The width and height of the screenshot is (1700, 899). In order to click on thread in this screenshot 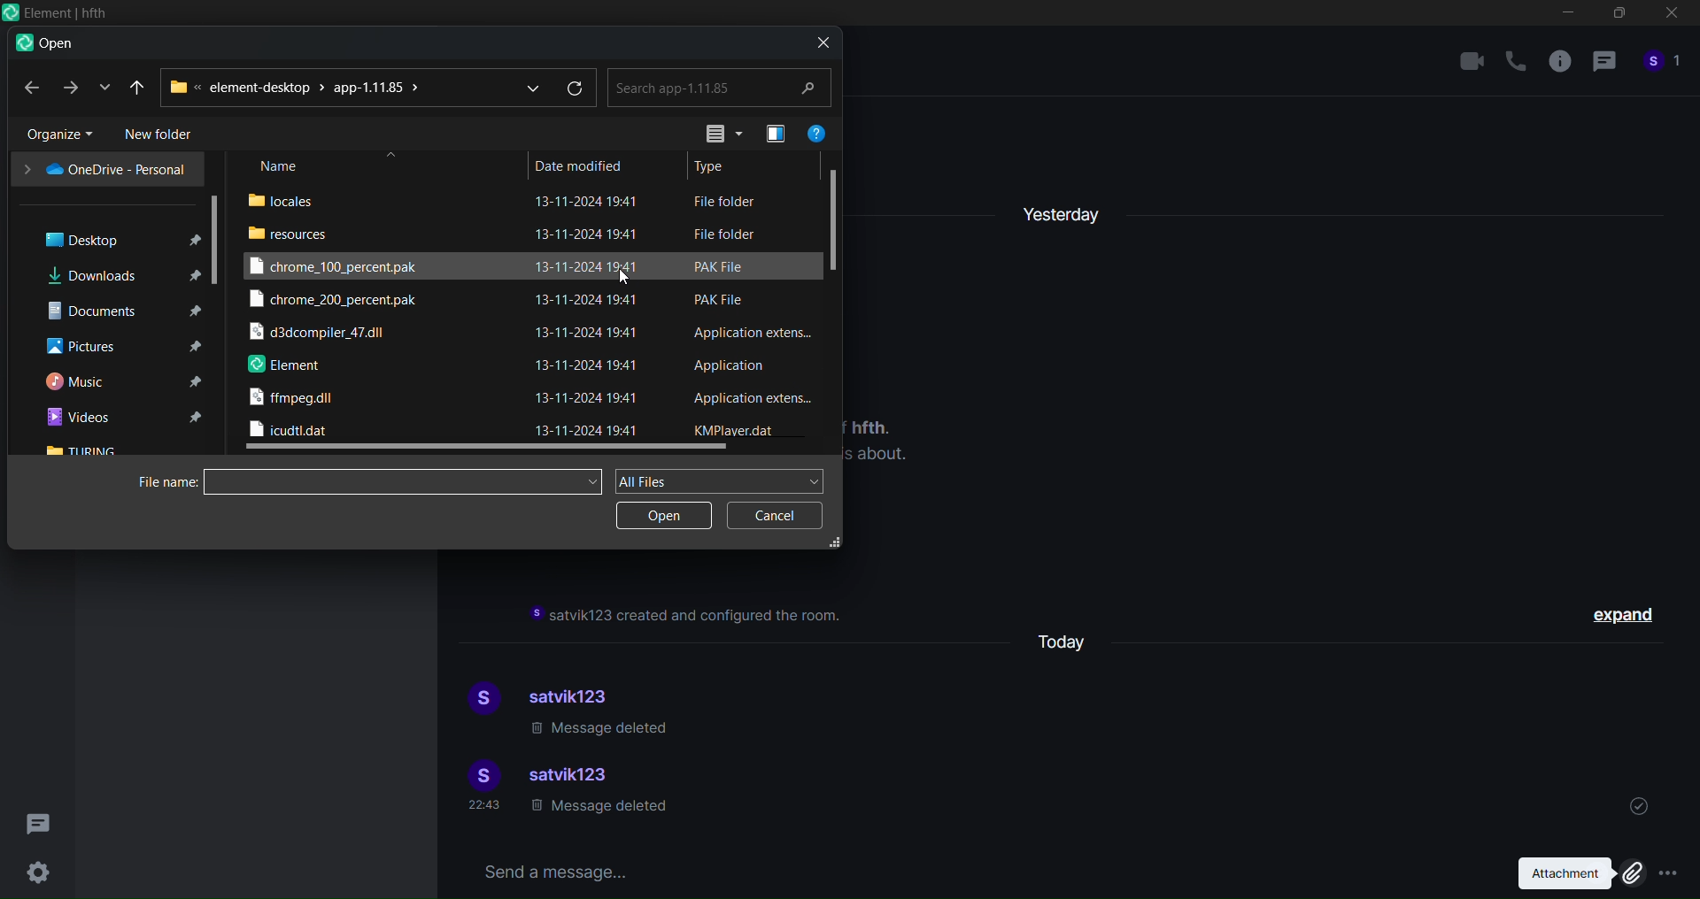, I will do `click(1603, 65)`.